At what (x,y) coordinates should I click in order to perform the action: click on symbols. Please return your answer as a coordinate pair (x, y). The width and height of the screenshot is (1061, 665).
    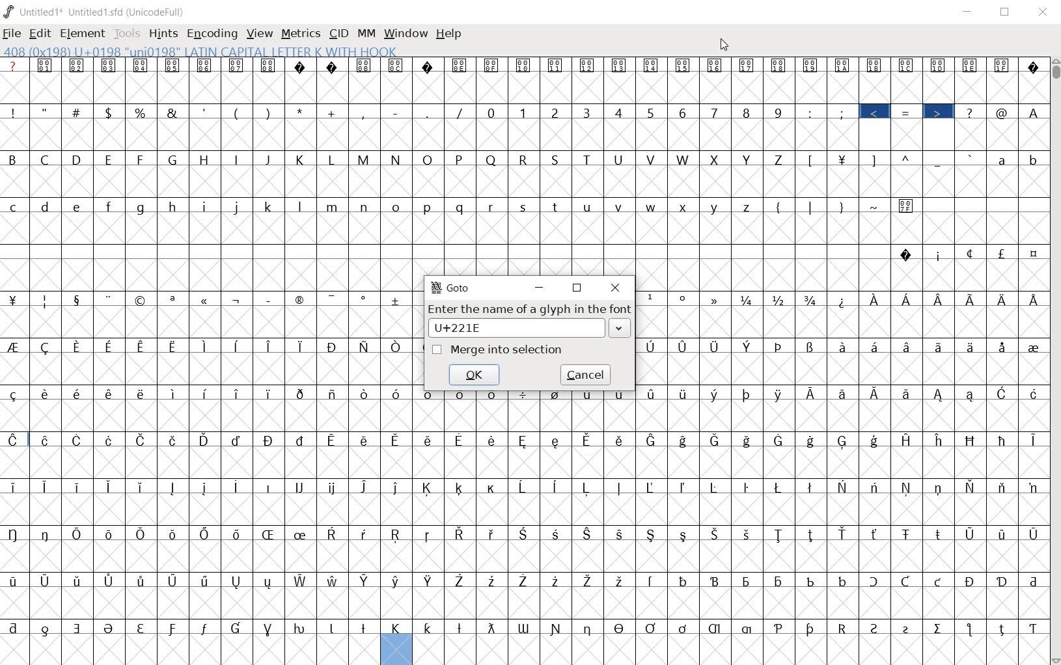
    Looking at the image, I should click on (825, 112).